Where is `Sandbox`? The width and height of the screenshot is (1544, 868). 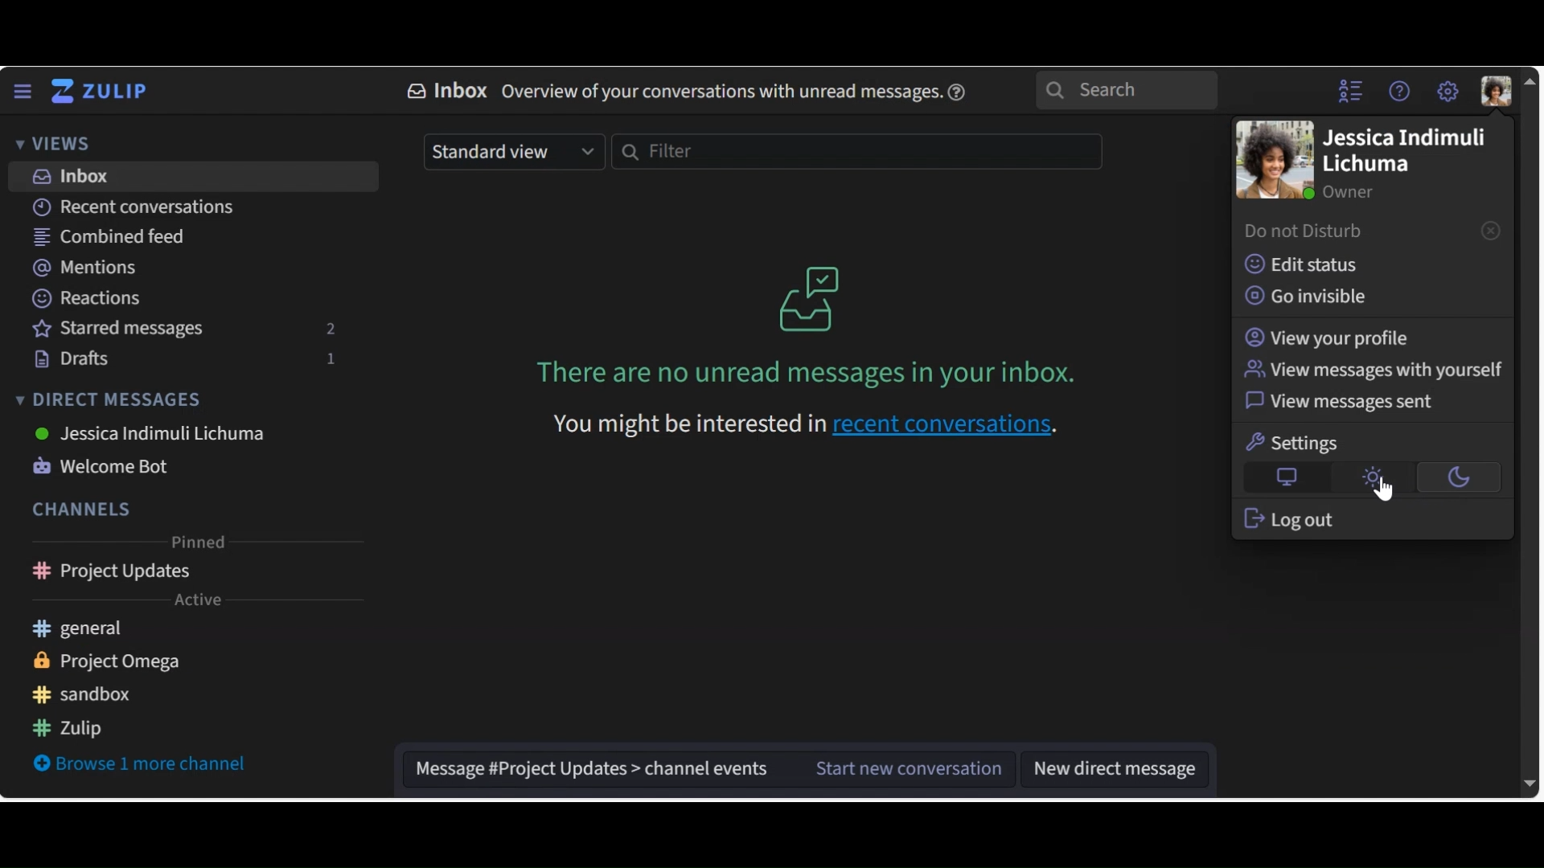 Sandbox is located at coordinates (93, 694).